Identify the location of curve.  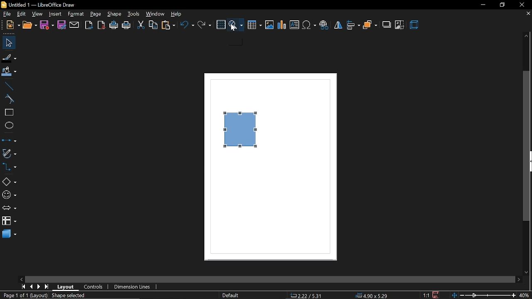
(7, 100).